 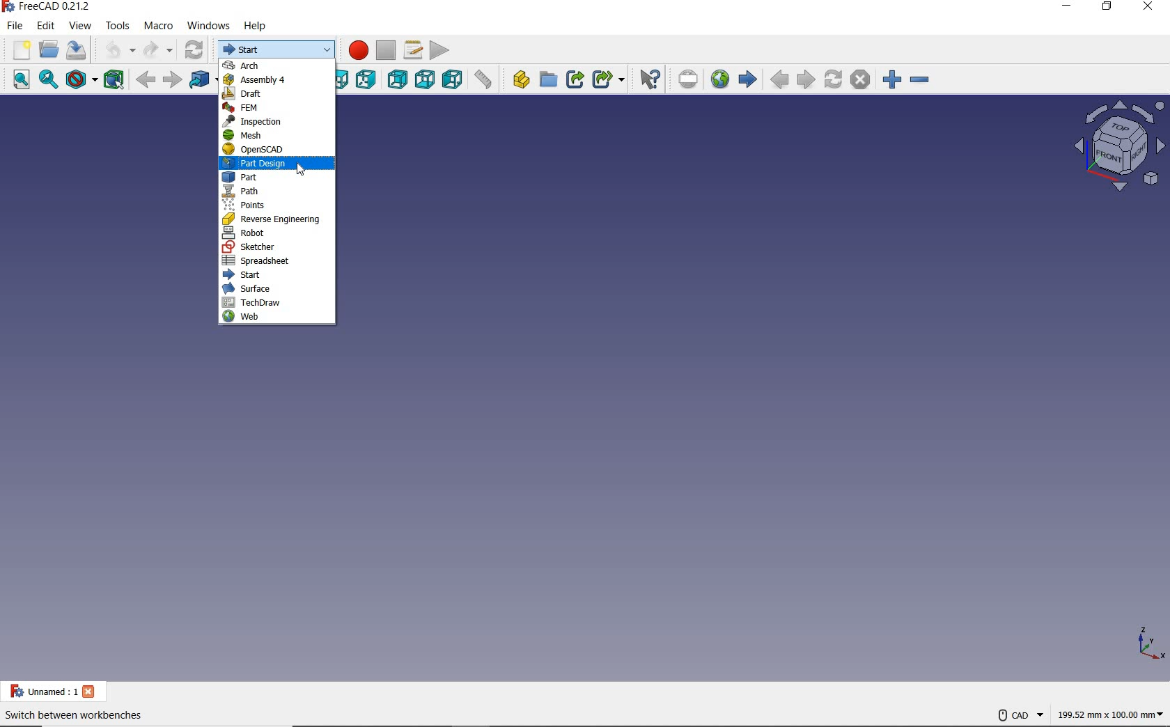 What do you see at coordinates (81, 26) in the screenshot?
I see `VIEW` at bounding box center [81, 26].